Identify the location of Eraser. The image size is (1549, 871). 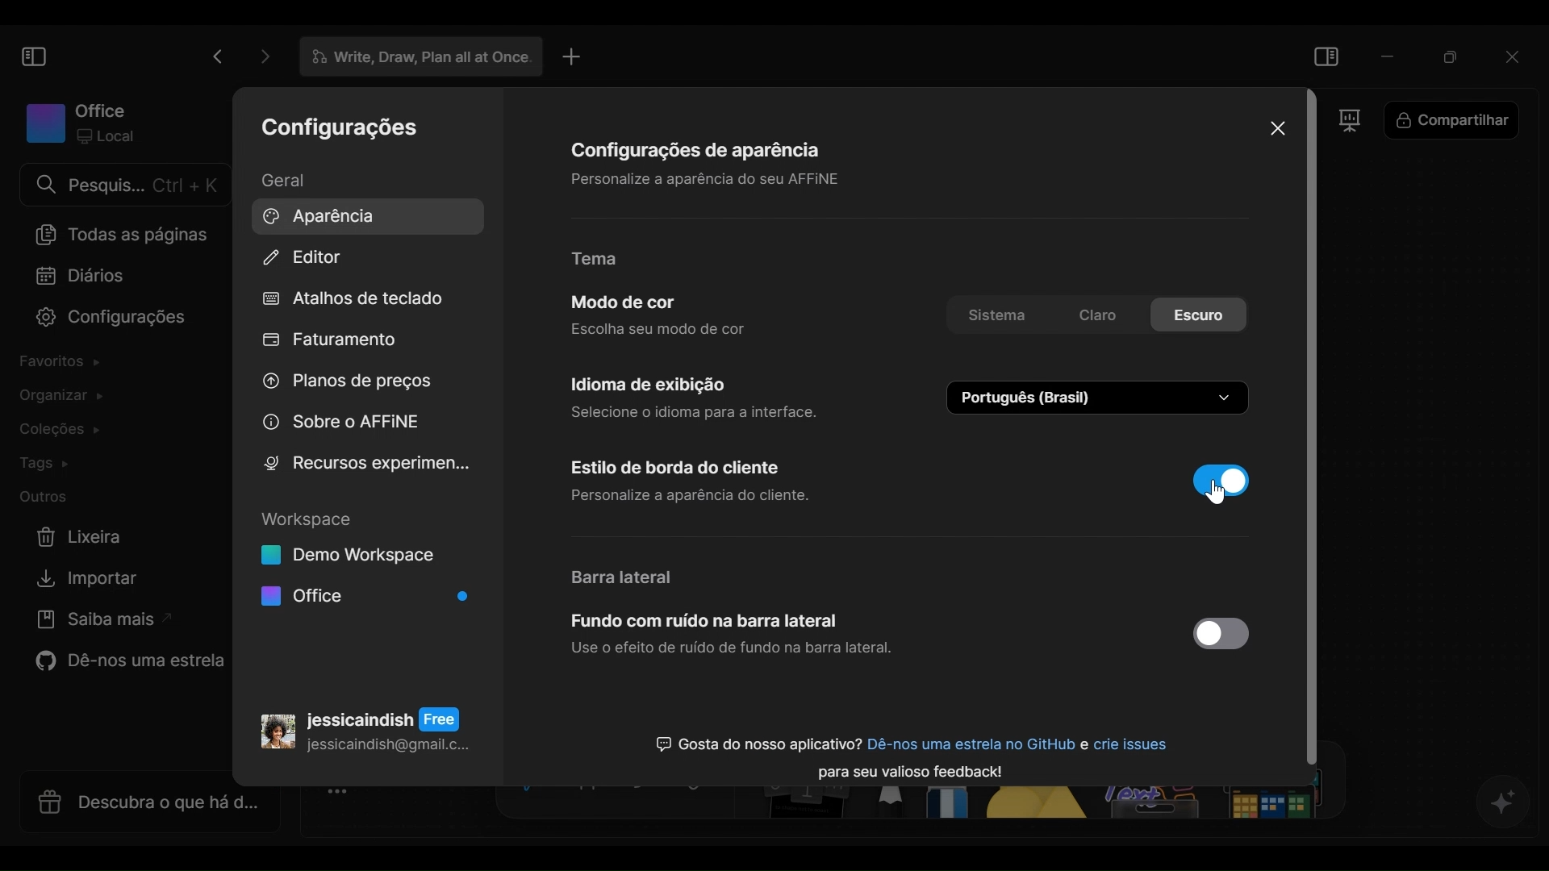
(956, 810).